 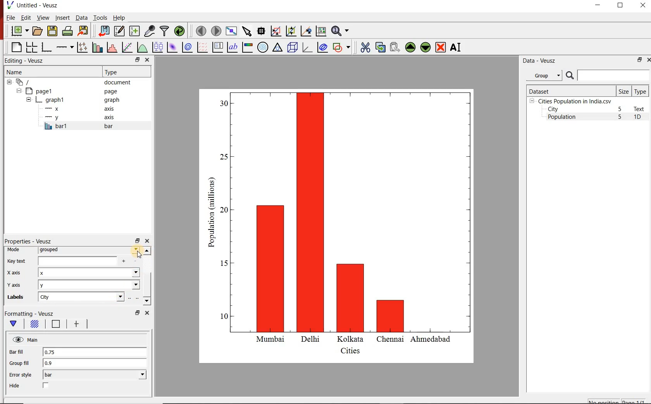 What do you see at coordinates (119, 31) in the screenshot?
I see `edit and enter new datasets` at bounding box center [119, 31].